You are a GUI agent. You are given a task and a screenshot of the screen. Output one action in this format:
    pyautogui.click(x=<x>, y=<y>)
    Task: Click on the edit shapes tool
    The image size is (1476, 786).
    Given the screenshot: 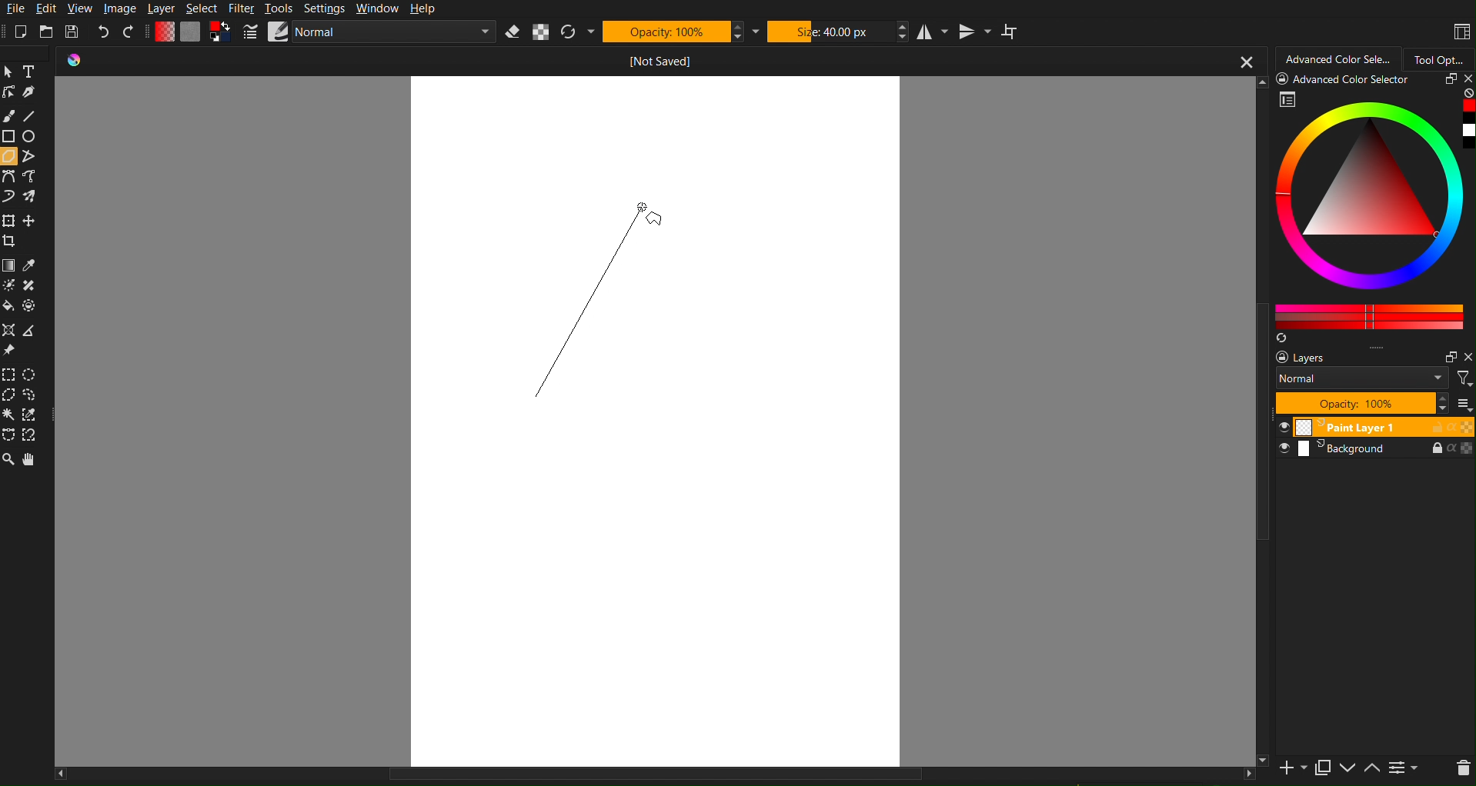 What is the action you would take?
    pyautogui.click(x=10, y=92)
    